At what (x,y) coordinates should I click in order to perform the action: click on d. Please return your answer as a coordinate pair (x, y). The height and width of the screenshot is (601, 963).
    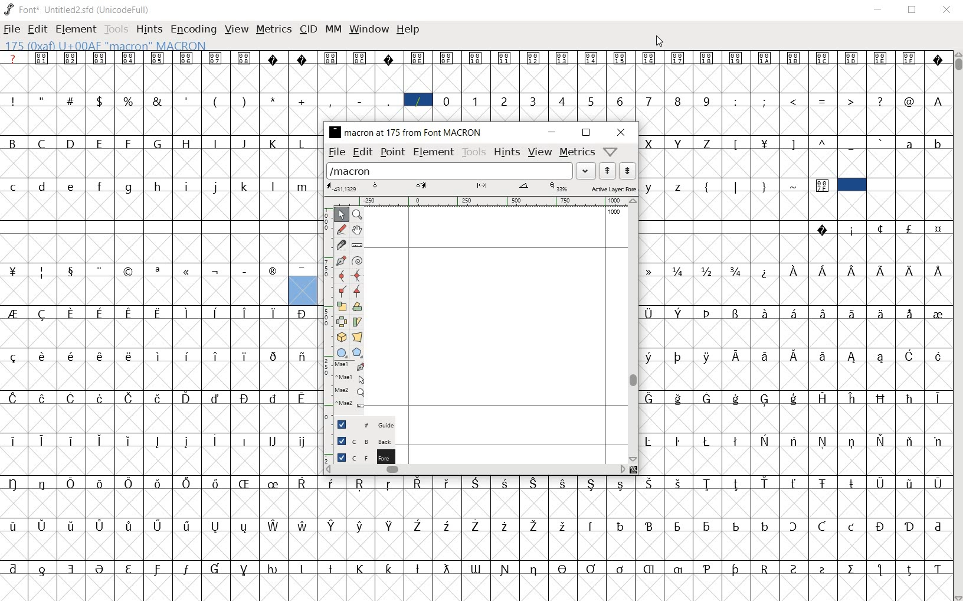
    Looking at the image, I should click on (42, 185).